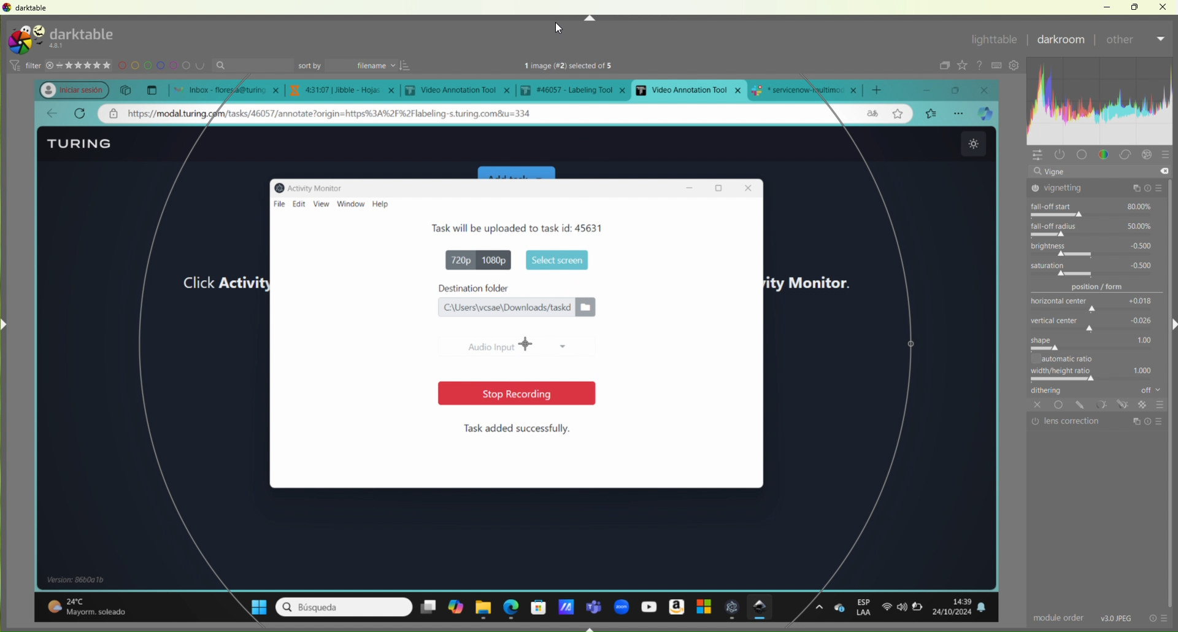 The width and height of the screenshot is (1178, 632). I want to click on copilot, so click(455, 609).